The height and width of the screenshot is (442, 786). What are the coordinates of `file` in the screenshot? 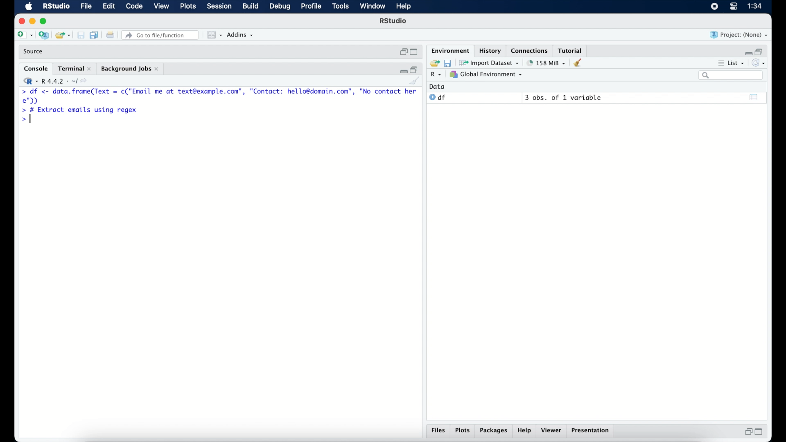 It's located at (86, 7).